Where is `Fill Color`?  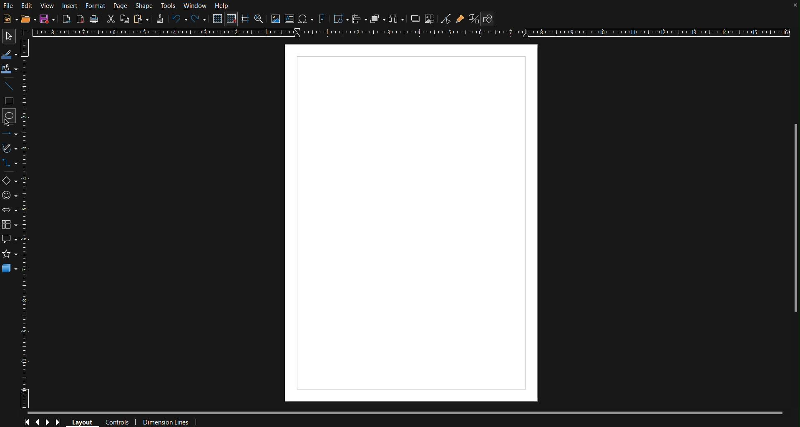
Fill Color is located at coordinates (10, 69).